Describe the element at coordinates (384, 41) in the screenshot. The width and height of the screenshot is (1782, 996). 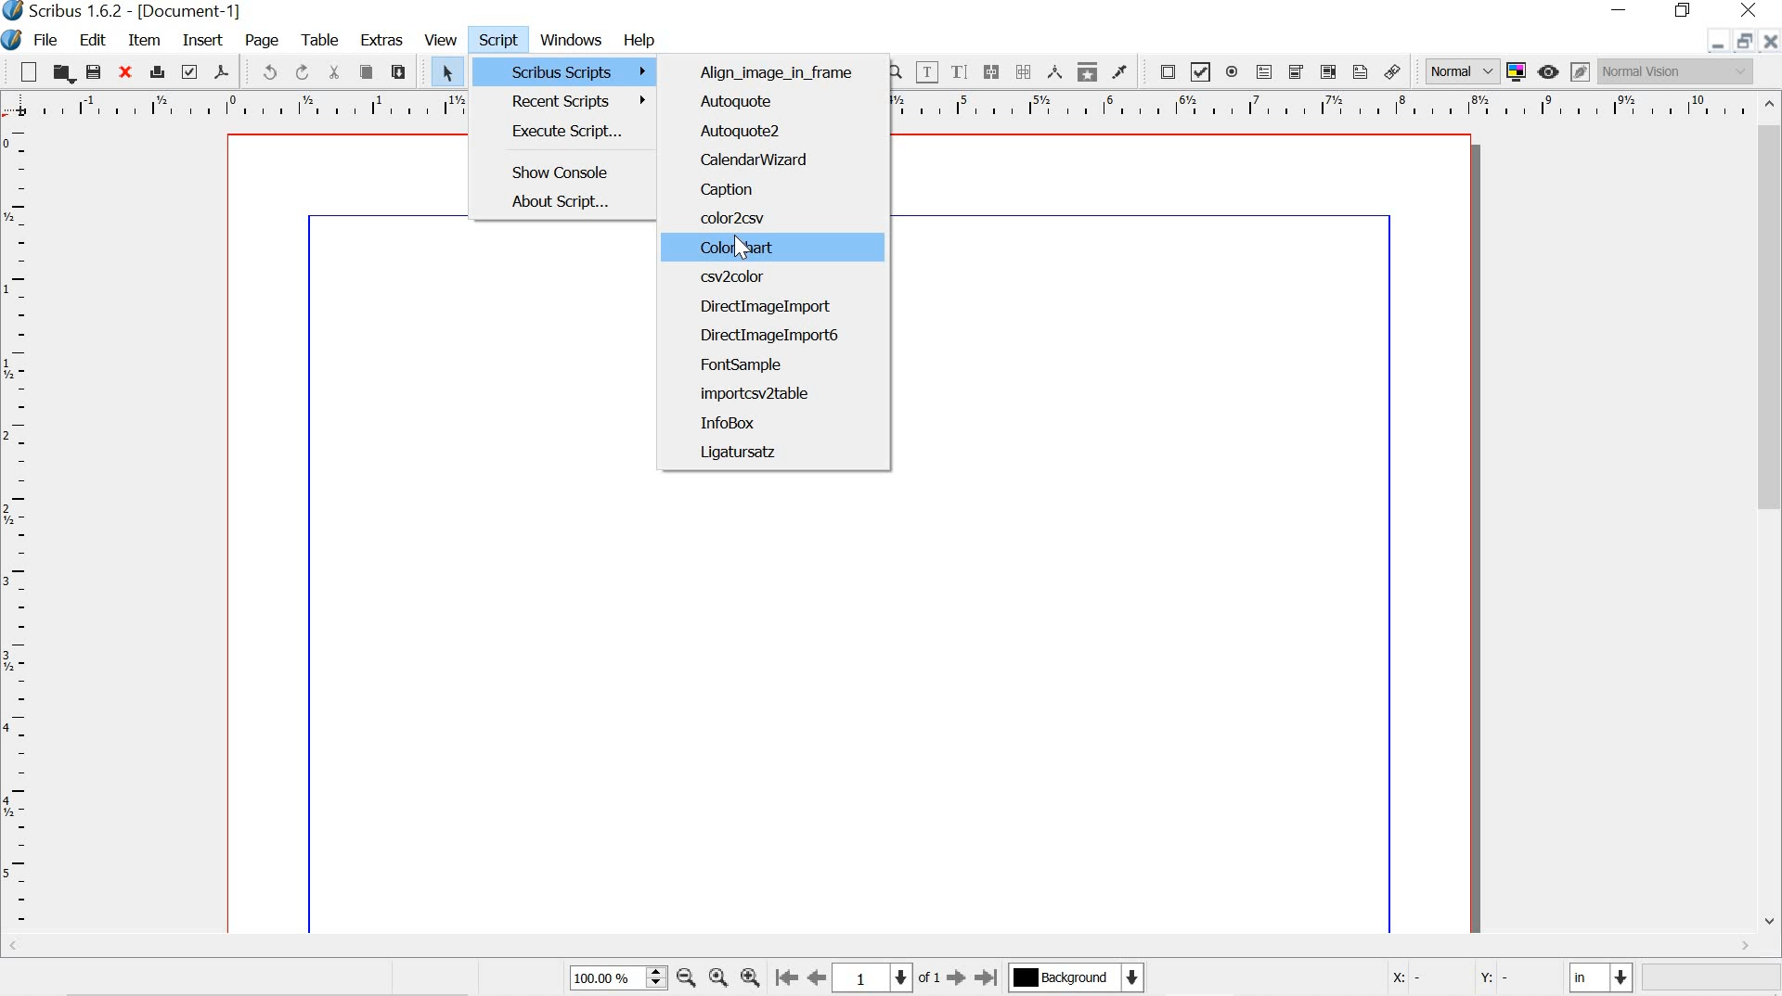
I see `extras` at that location.